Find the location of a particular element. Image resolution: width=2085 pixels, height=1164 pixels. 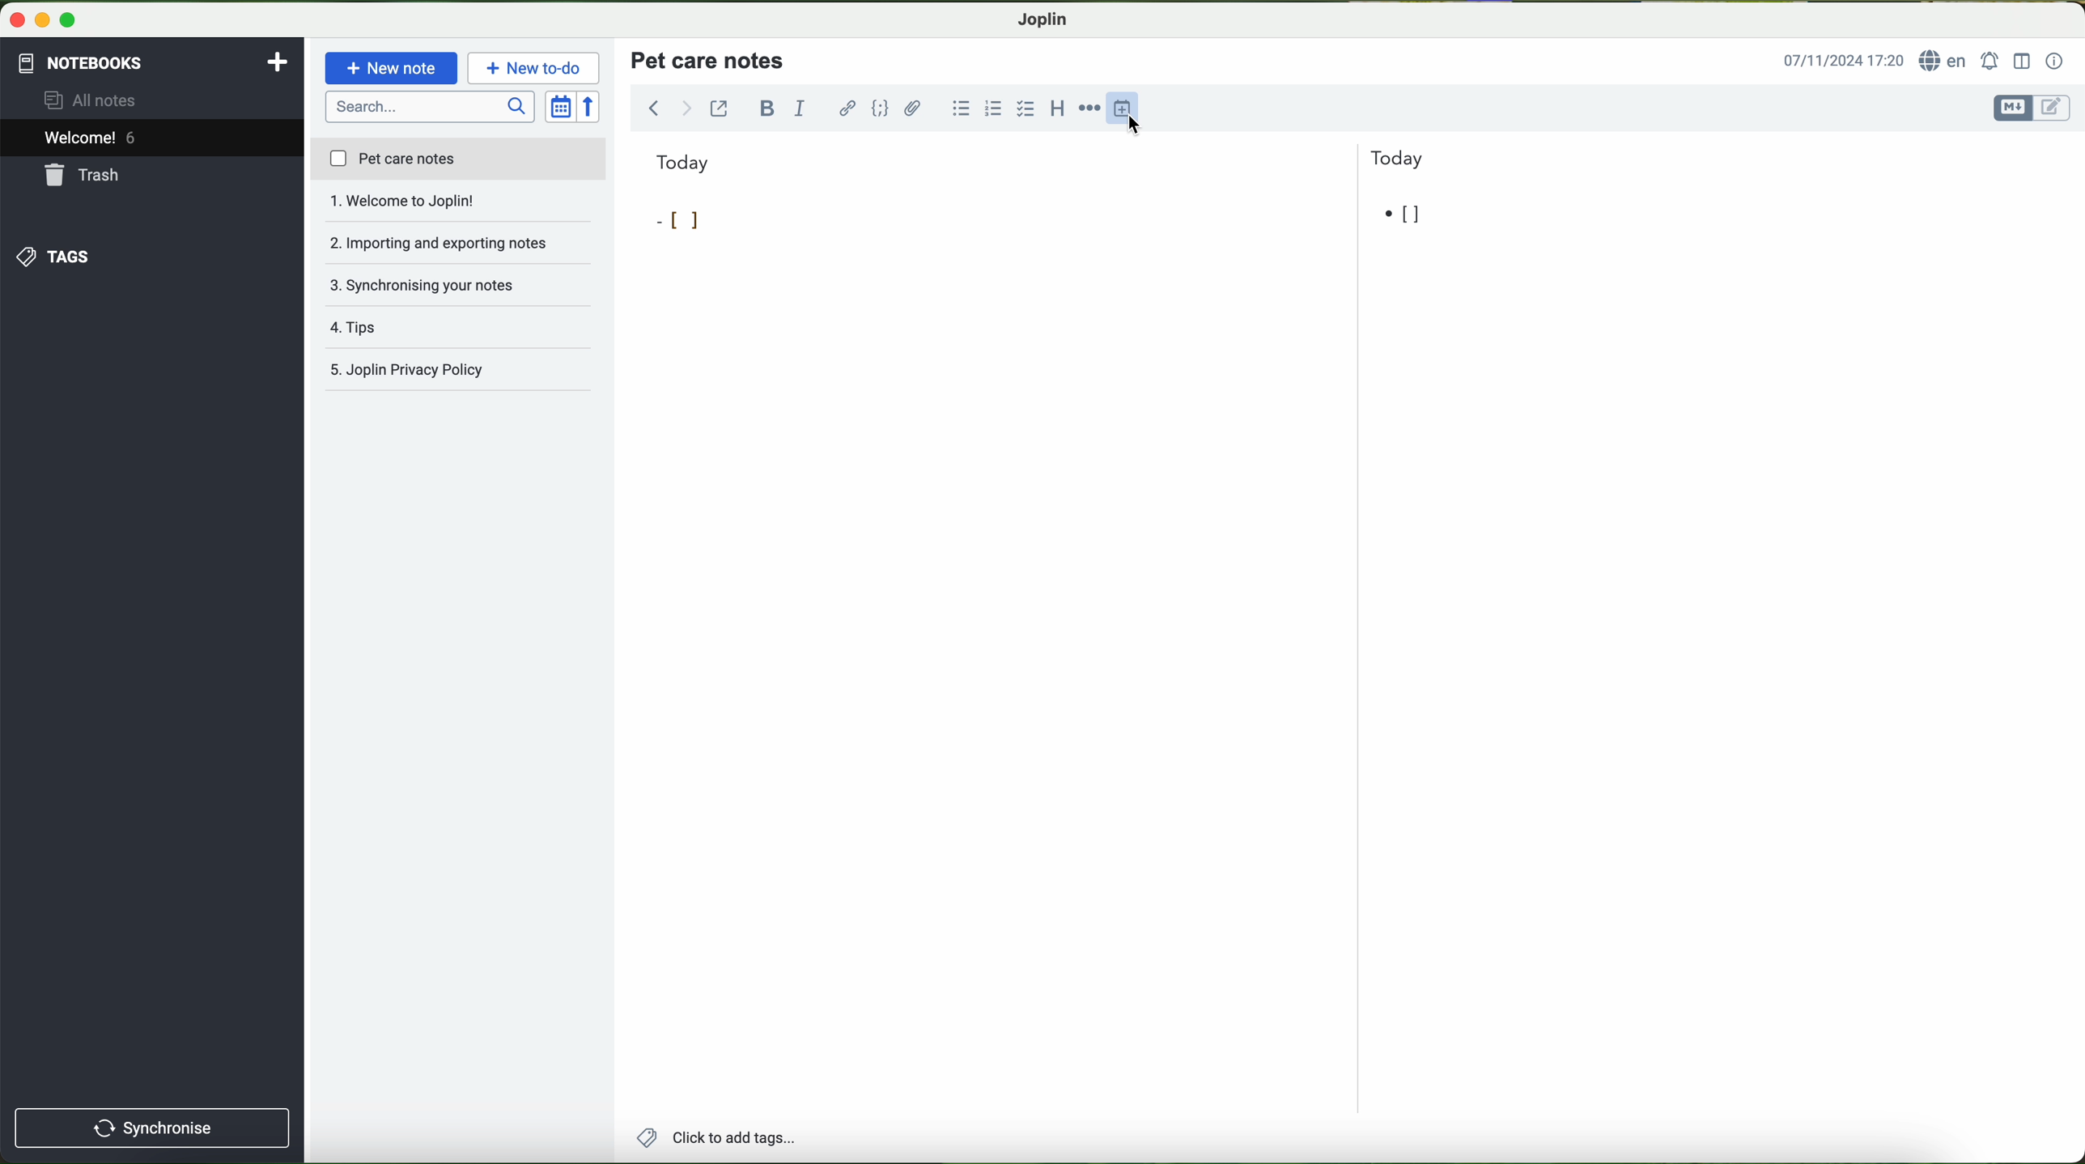

cursor is located at coordinates (1142, 129).